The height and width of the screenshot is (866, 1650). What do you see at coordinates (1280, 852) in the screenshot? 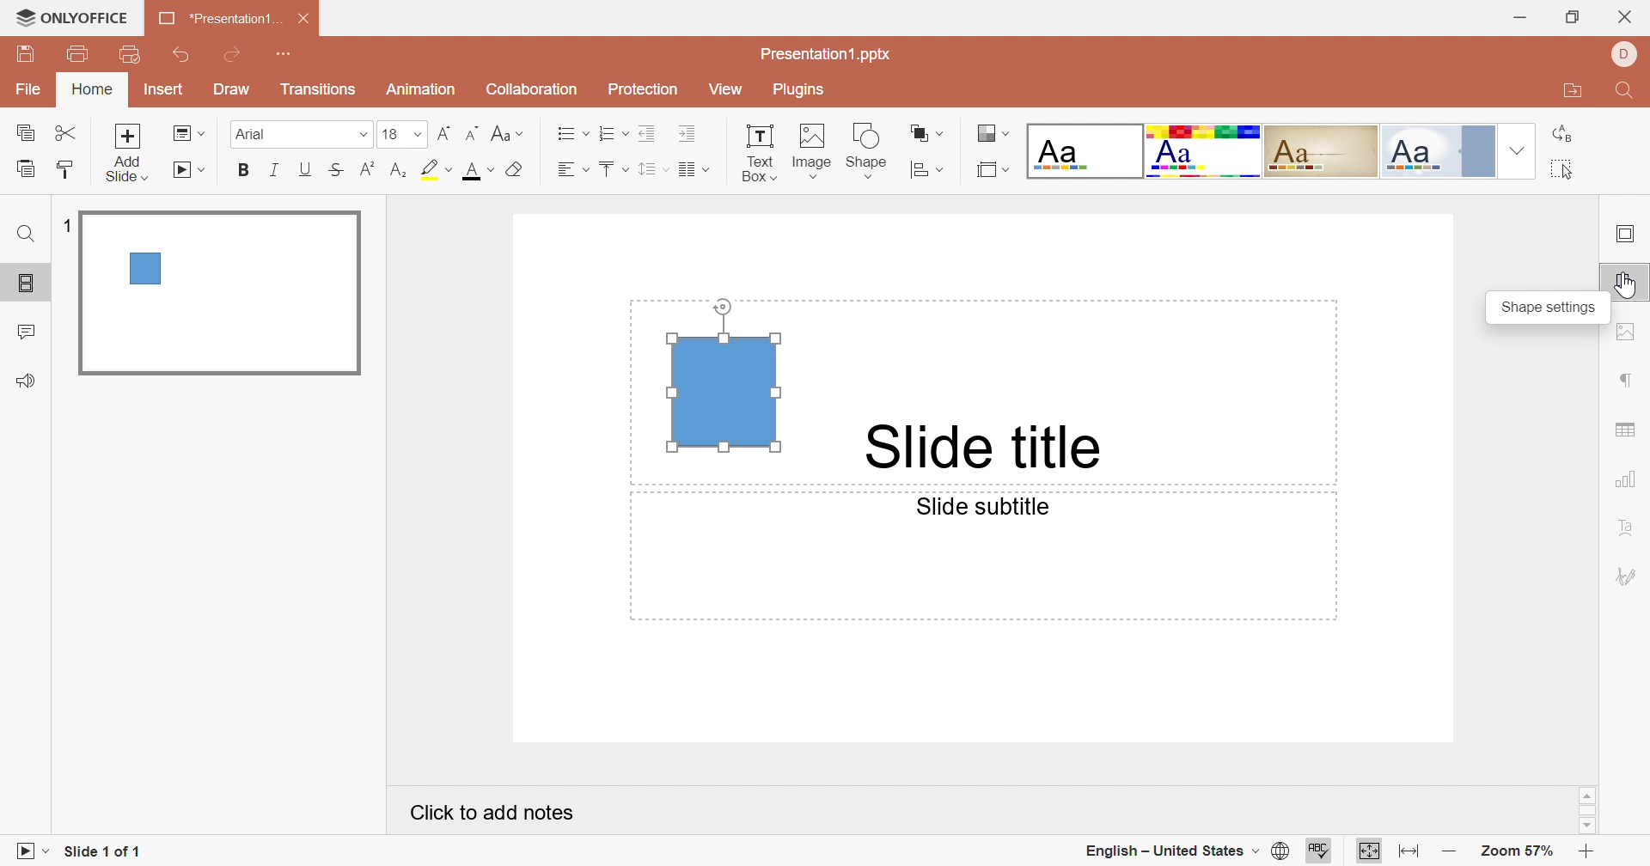
I see `SET DOCUMENT LANGUAGE` at bounding box center [1280, 852].